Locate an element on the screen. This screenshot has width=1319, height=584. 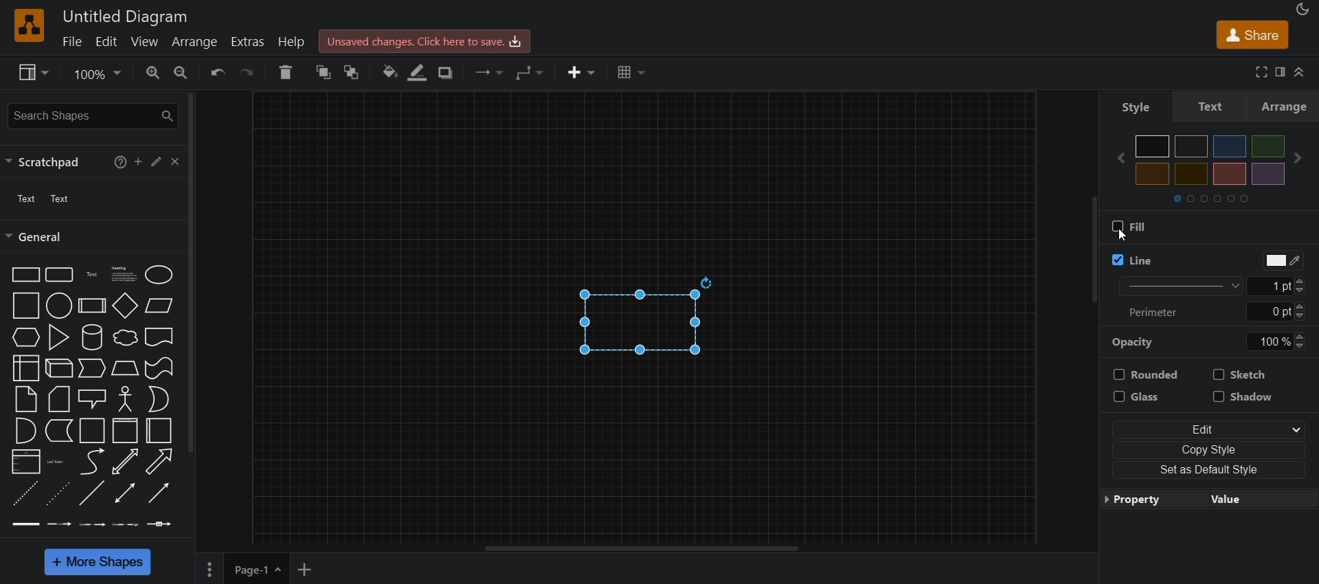
white is located at coordinates (1153, 146).